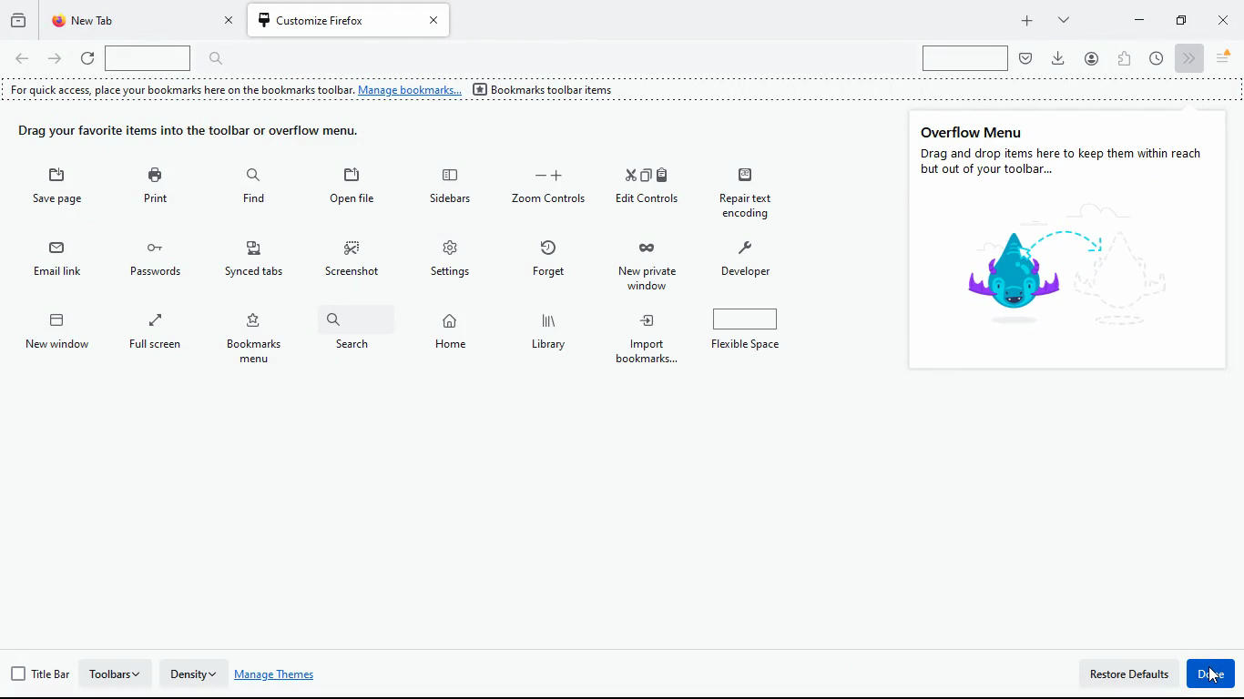  What do you see at coordinates (351, 187) in the screenshot?
I see `find` at bounding box center [351, 187].